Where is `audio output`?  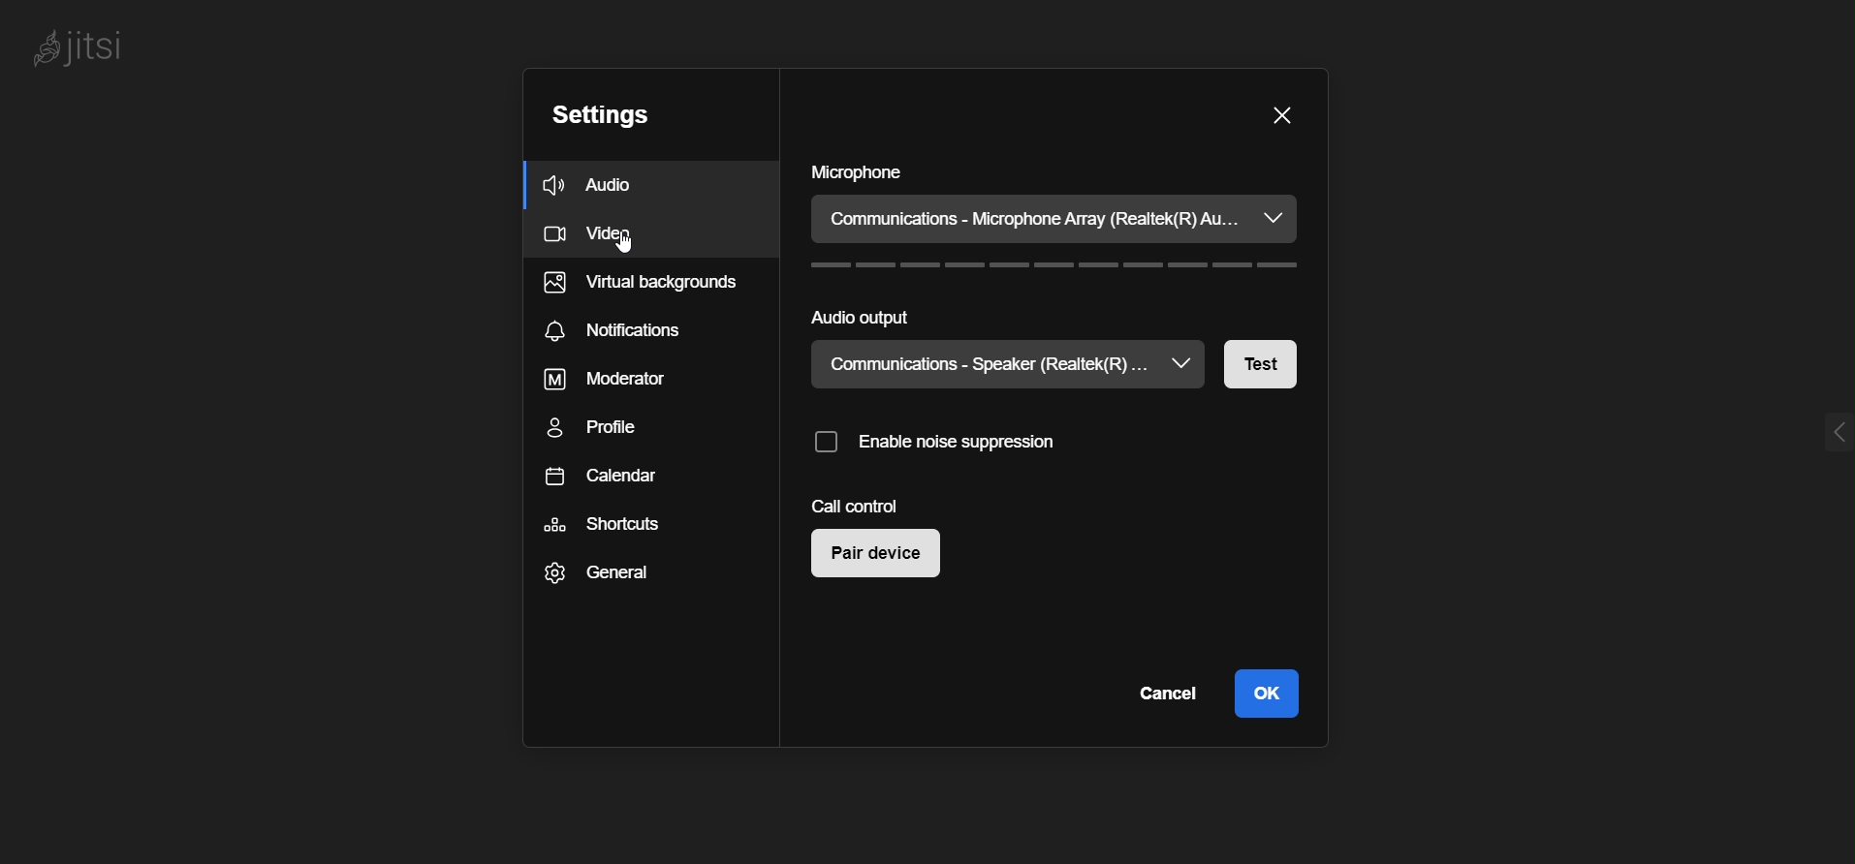 audio output is located at coordinates (874, 323).